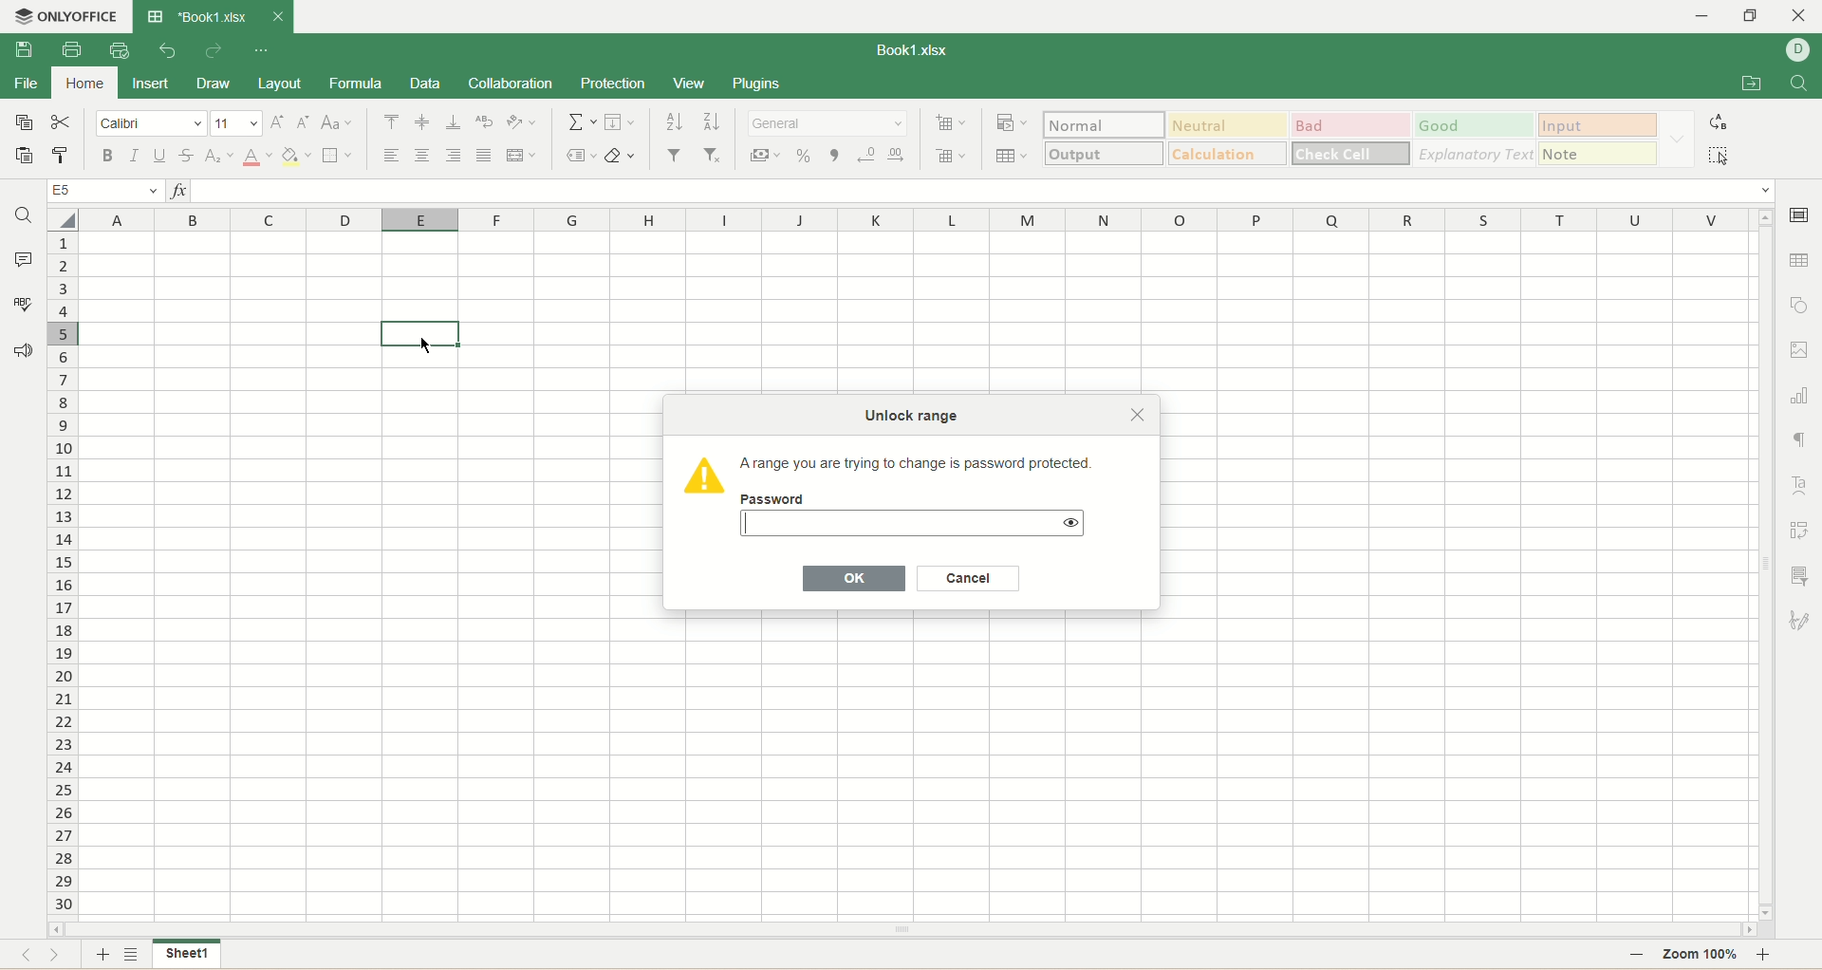 The width and height of the screenshot is (1822, 970). I want to click on underline, so click(159, 156).